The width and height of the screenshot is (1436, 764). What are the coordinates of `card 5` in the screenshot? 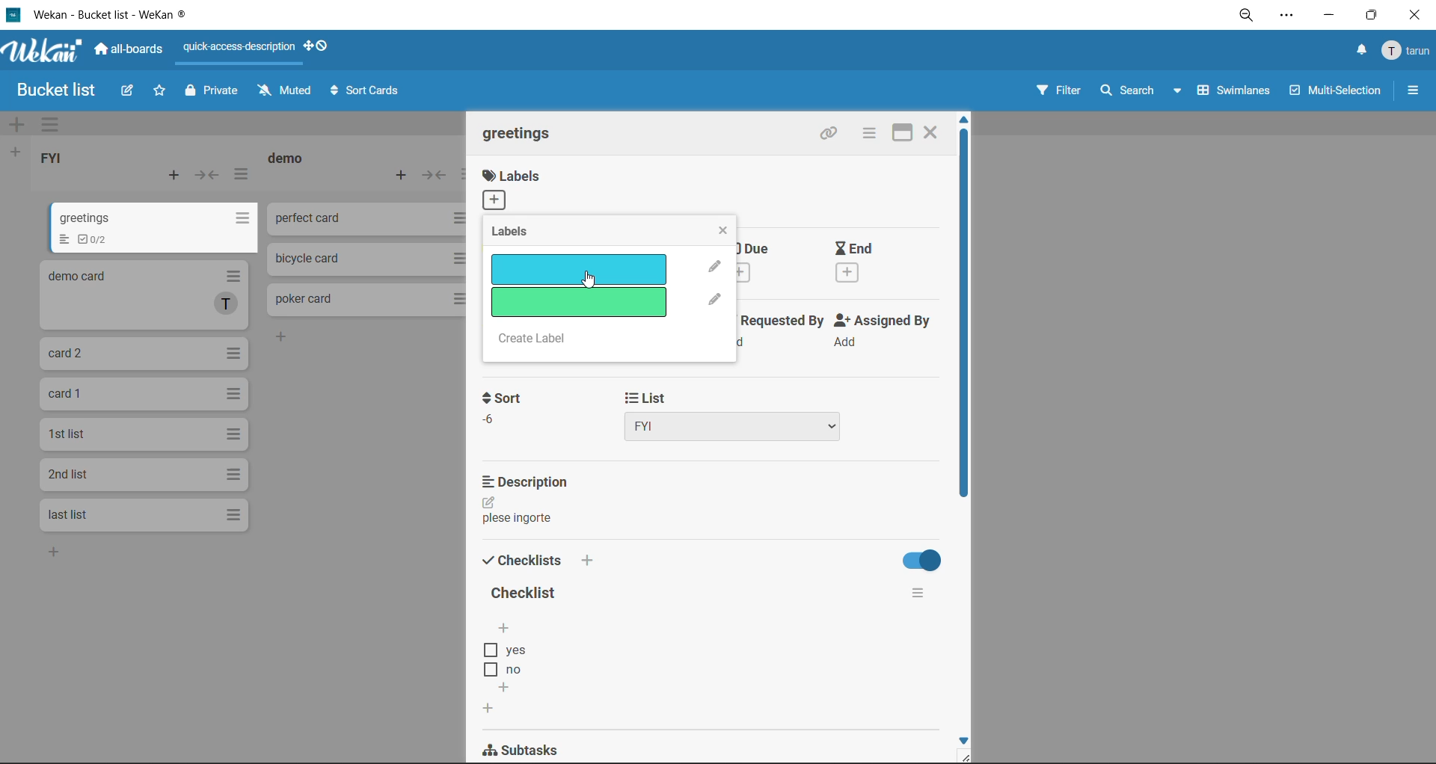 It's located at (143, 434).